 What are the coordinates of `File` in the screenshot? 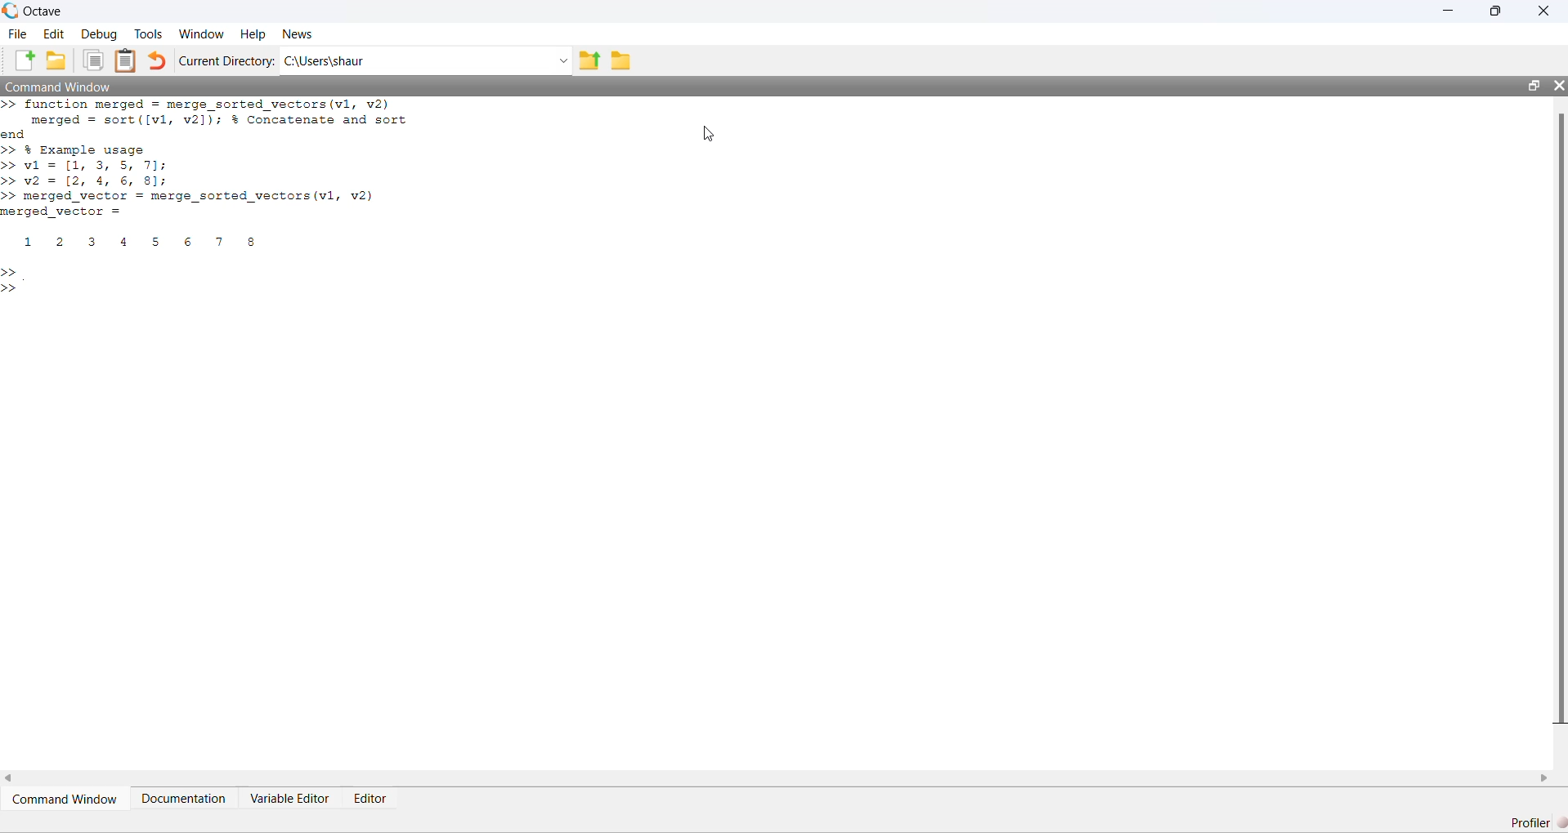 It's located at (18, 33).